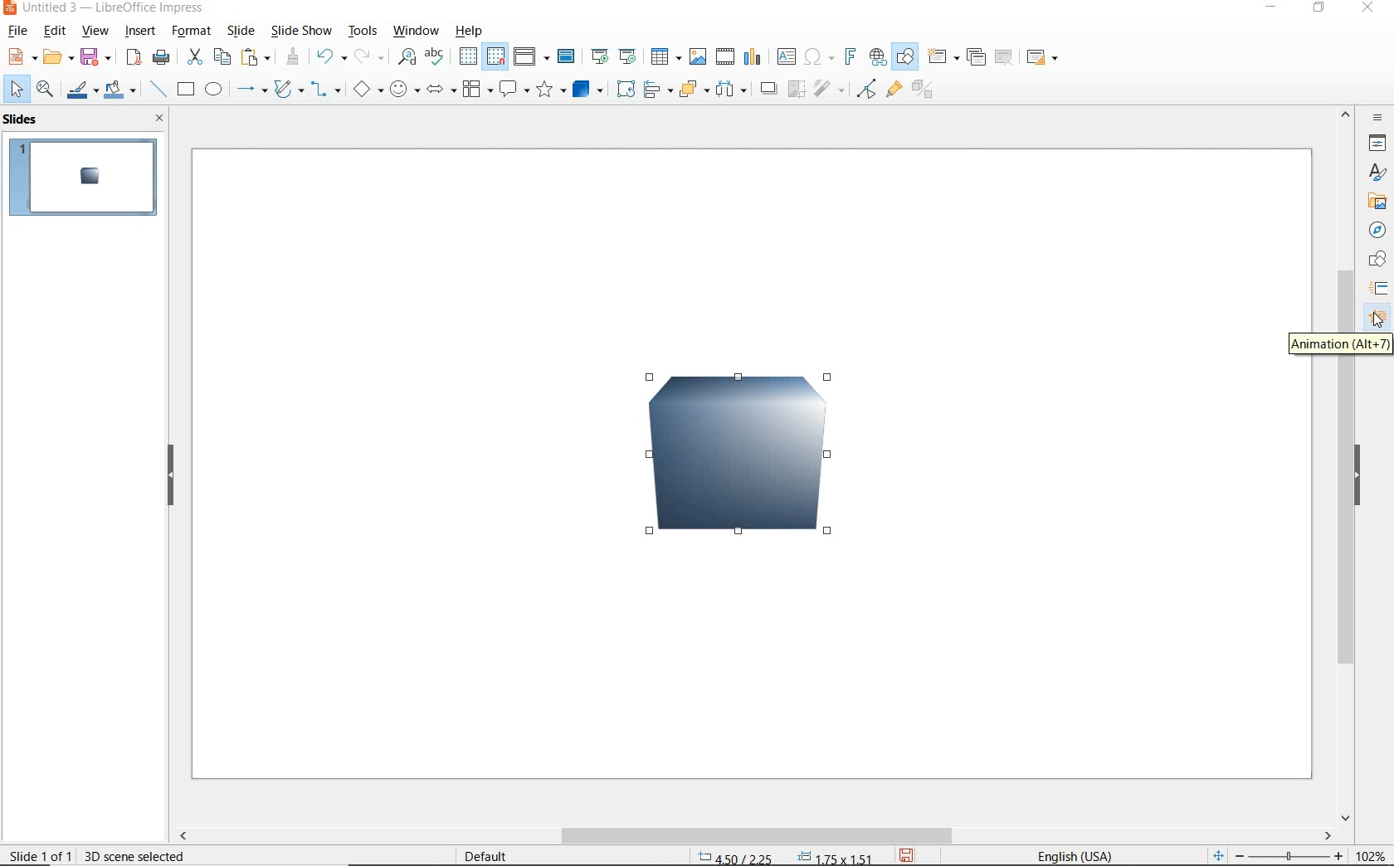  What do you see at coordinates (756, 836) in the screenshot?
I see `scrollbar` at bounding box center [756, 836].